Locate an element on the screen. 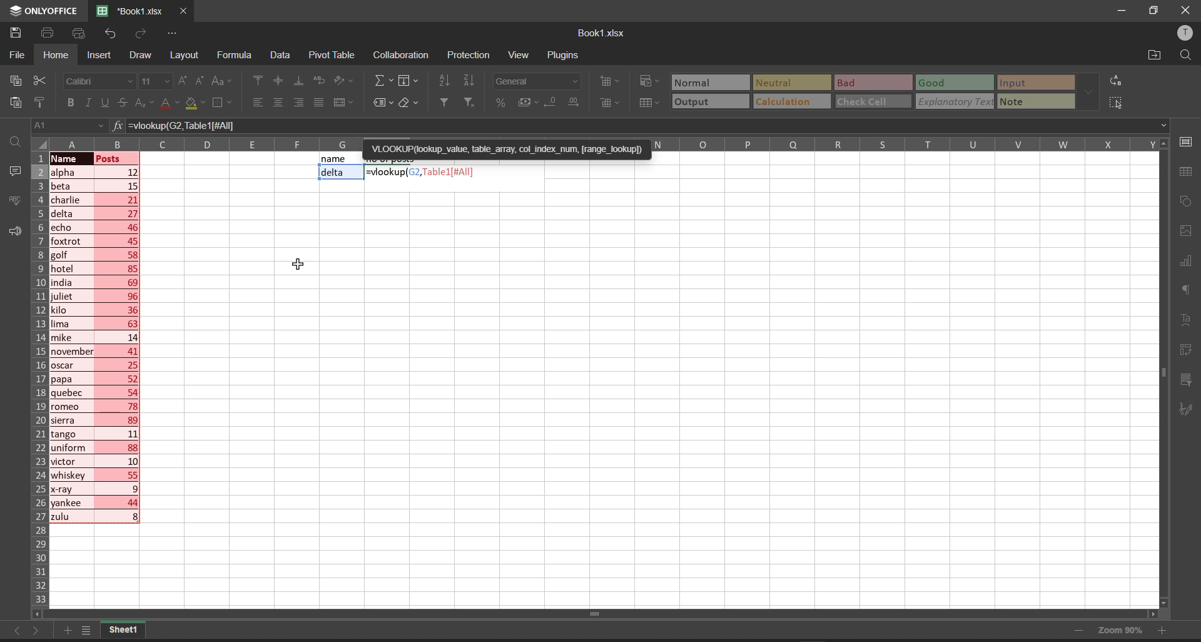 The width and height of the screenshot is (1201, 642). orientation is located at coordinates (347, 81).